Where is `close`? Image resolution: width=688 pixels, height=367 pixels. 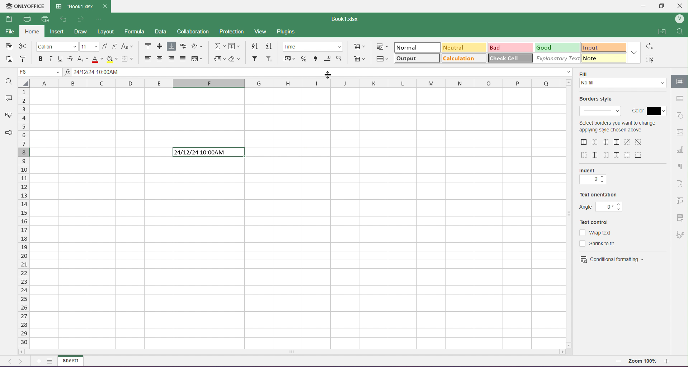
close is located at coordinates (682, 5).